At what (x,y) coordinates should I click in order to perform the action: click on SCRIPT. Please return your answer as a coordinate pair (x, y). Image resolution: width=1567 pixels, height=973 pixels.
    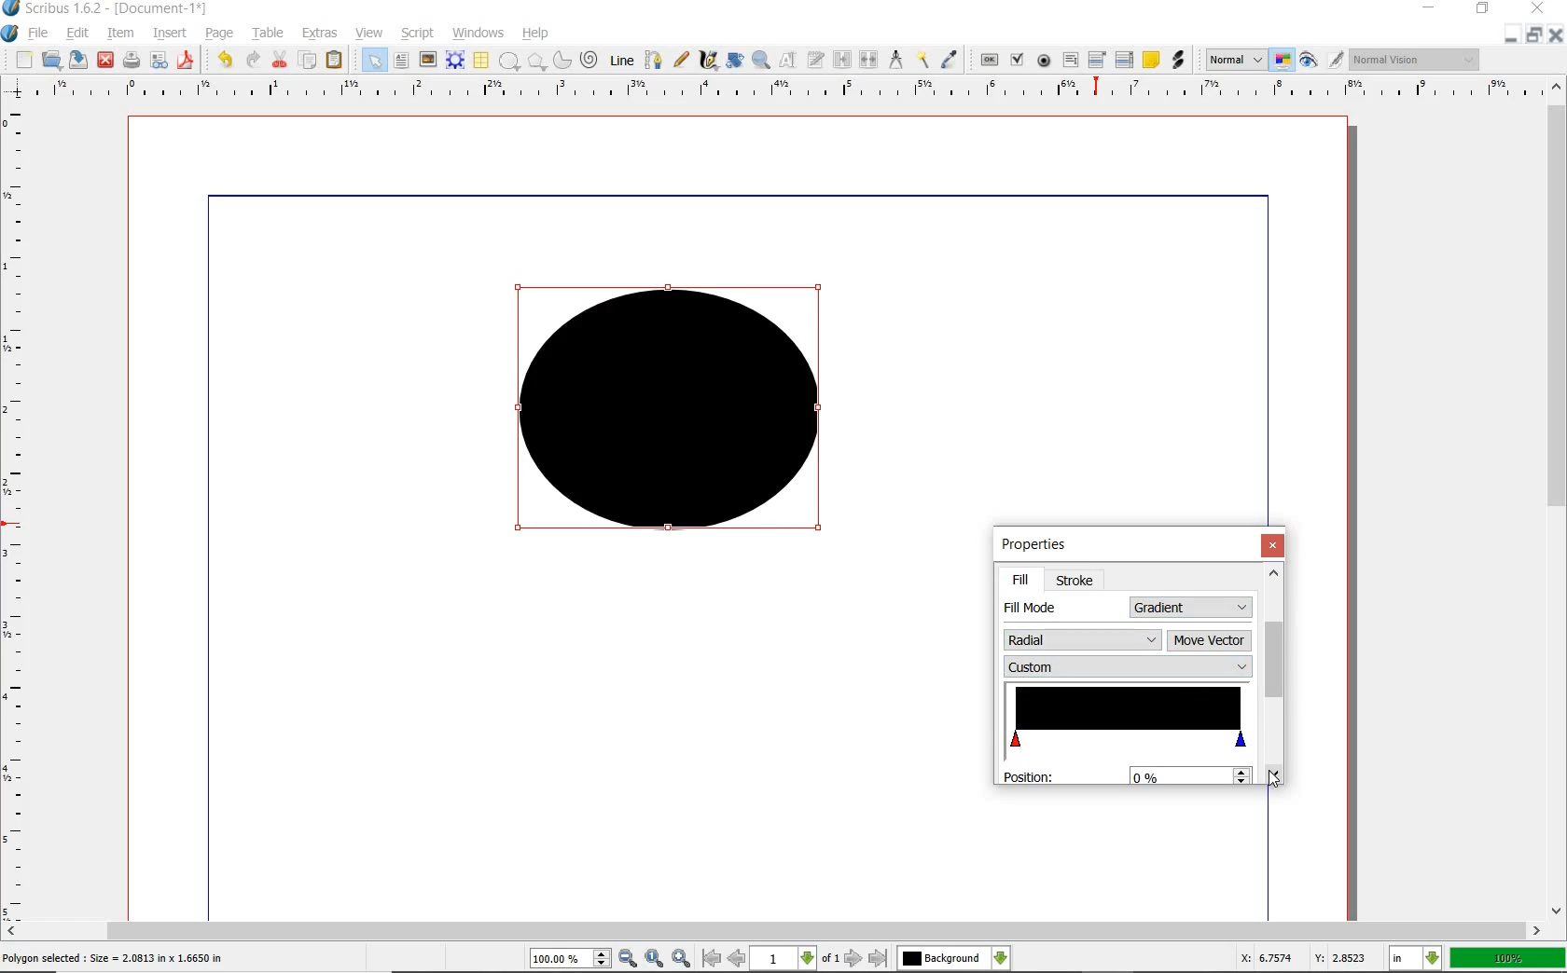
    Looking at the image, I should click on (415, 32).